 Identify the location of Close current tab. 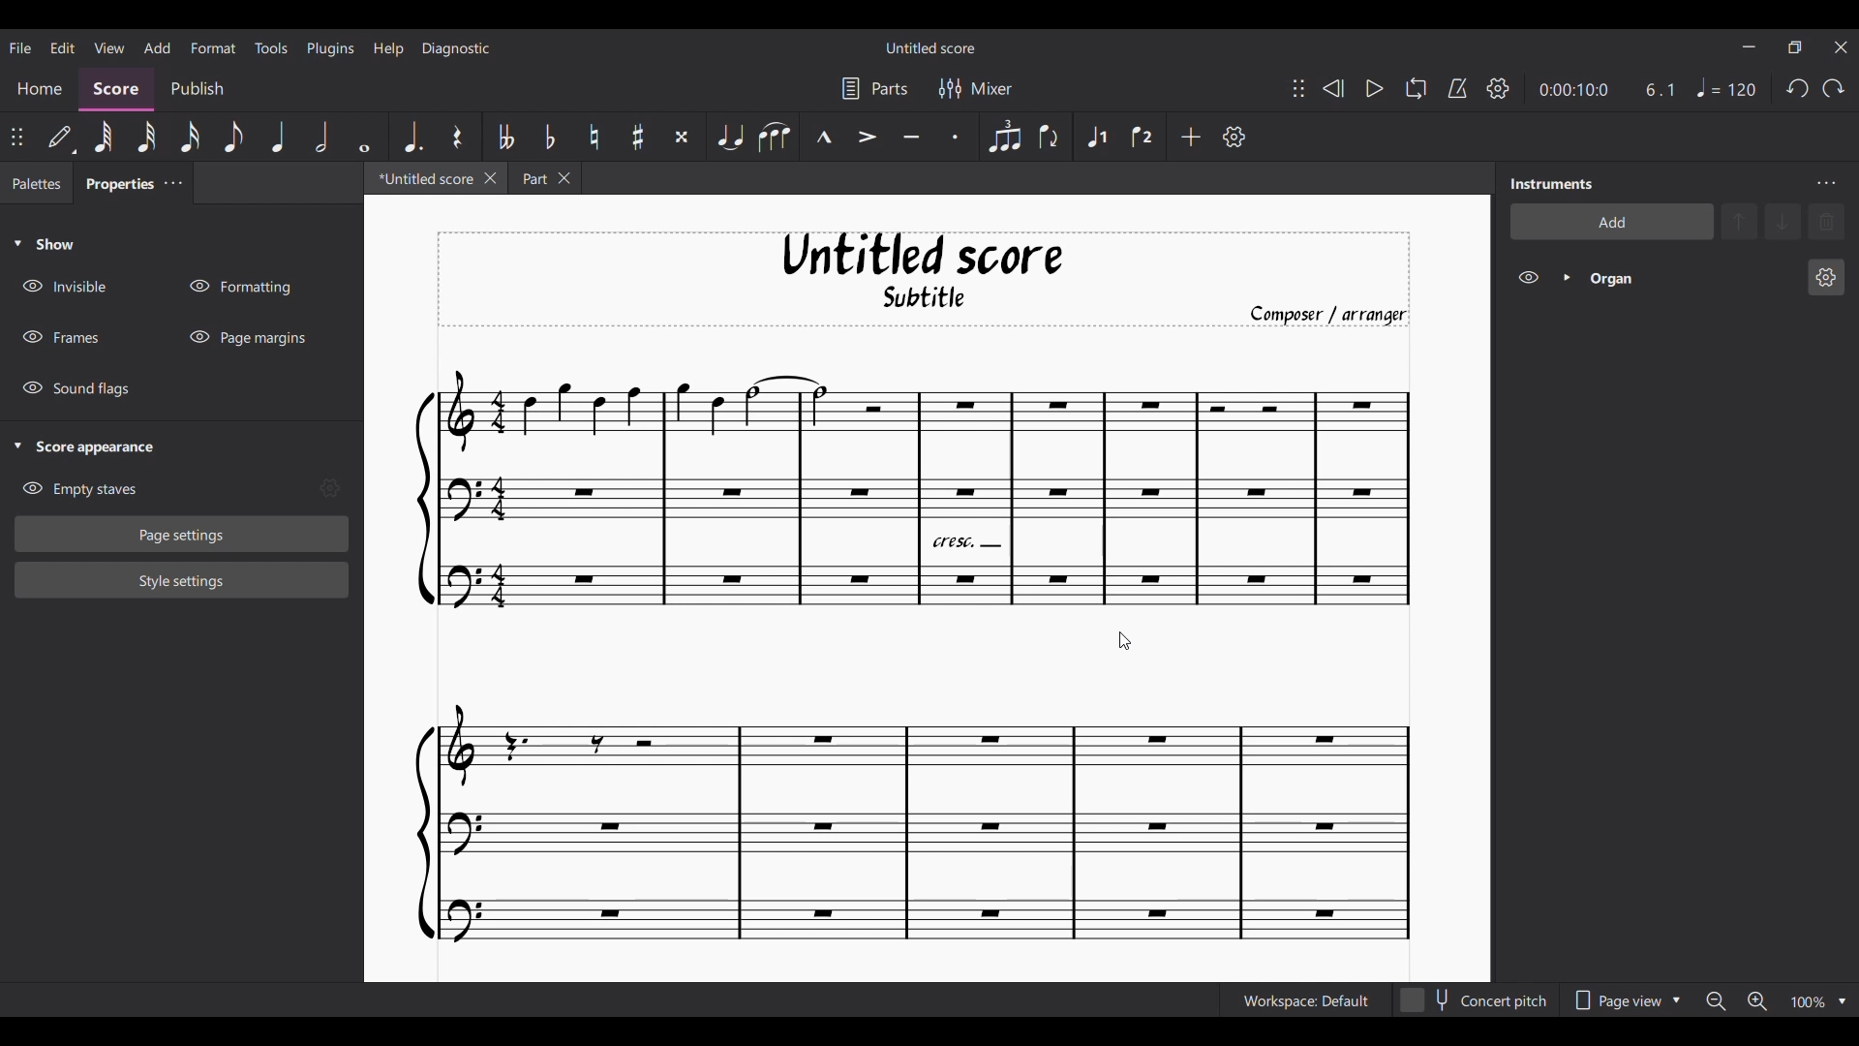
(490, 177).